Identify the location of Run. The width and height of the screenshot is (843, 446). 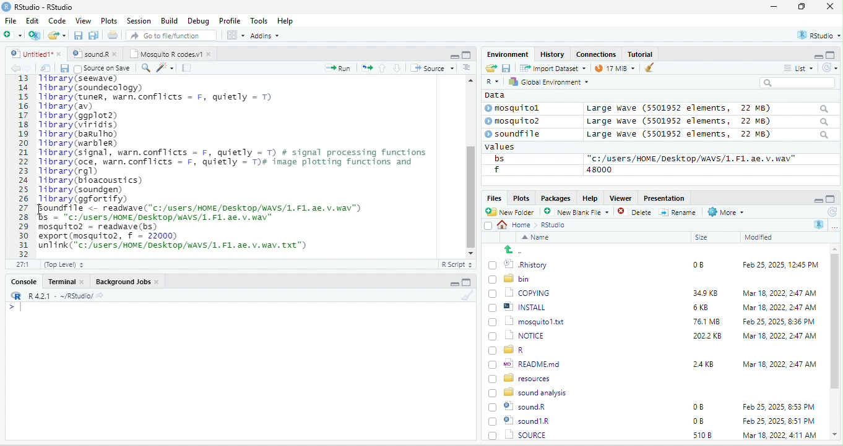
(335, 68).